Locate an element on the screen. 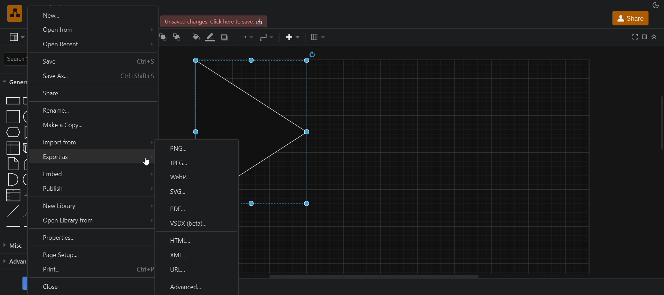 This screenshot has width=664, height=295. fill color is located at coordinates (196, 37).